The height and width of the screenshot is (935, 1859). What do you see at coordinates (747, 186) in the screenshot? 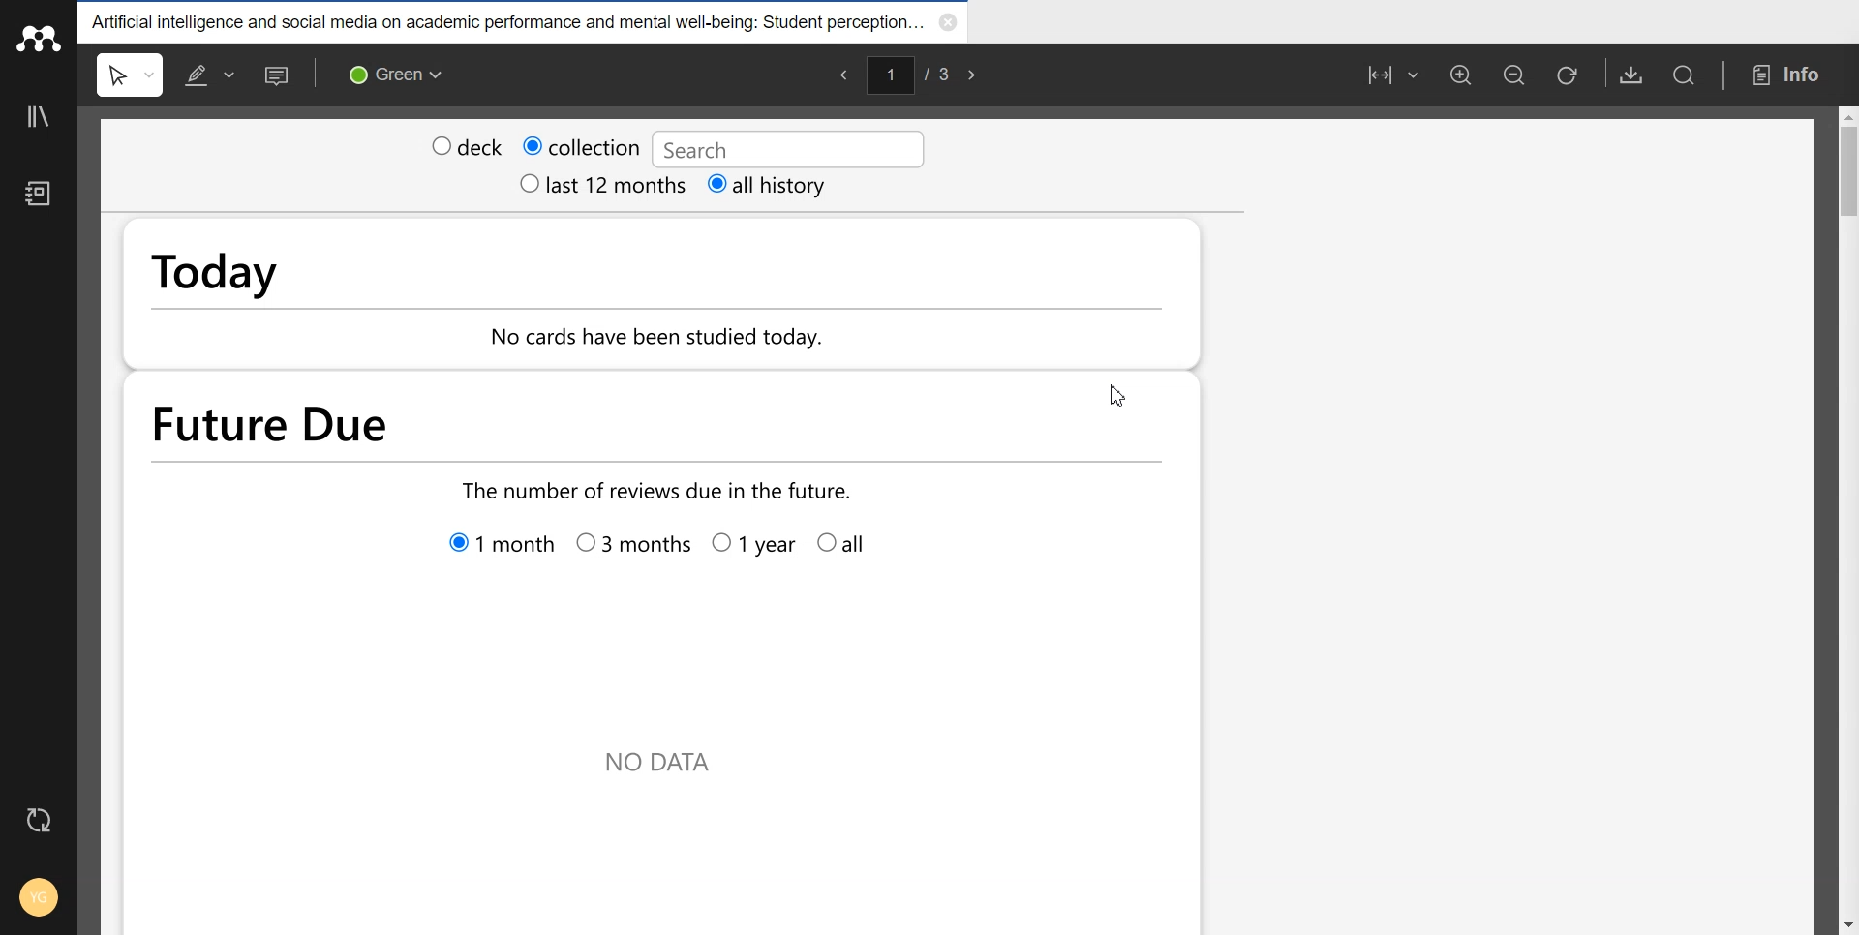
I see `all history` at bounding box center [747, 186].